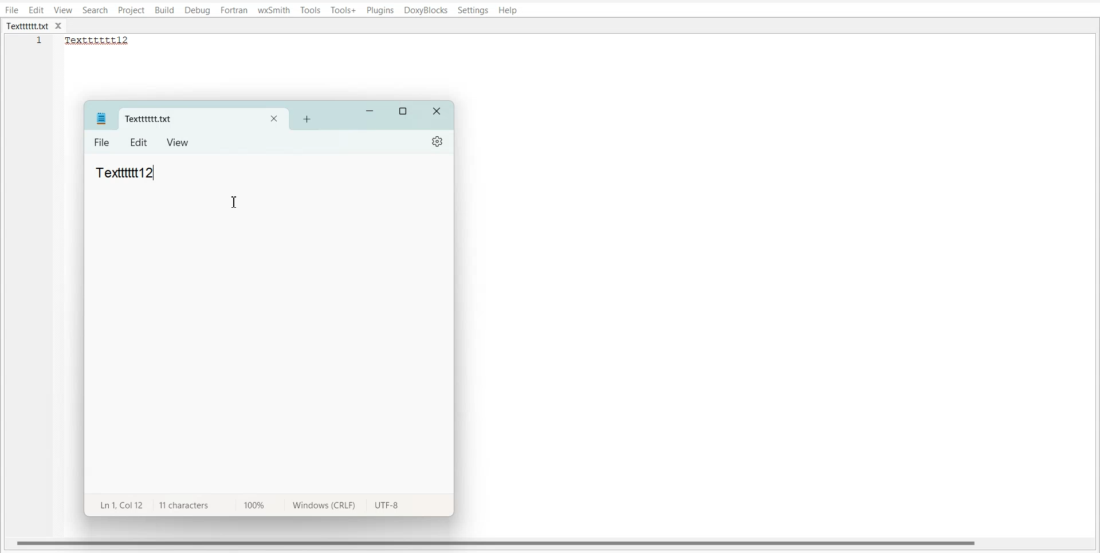 The width and height of the screenshot is (1100, 553). Describe the element at coordinates (96, 10) in the screenshot. I see `Search` at that location.